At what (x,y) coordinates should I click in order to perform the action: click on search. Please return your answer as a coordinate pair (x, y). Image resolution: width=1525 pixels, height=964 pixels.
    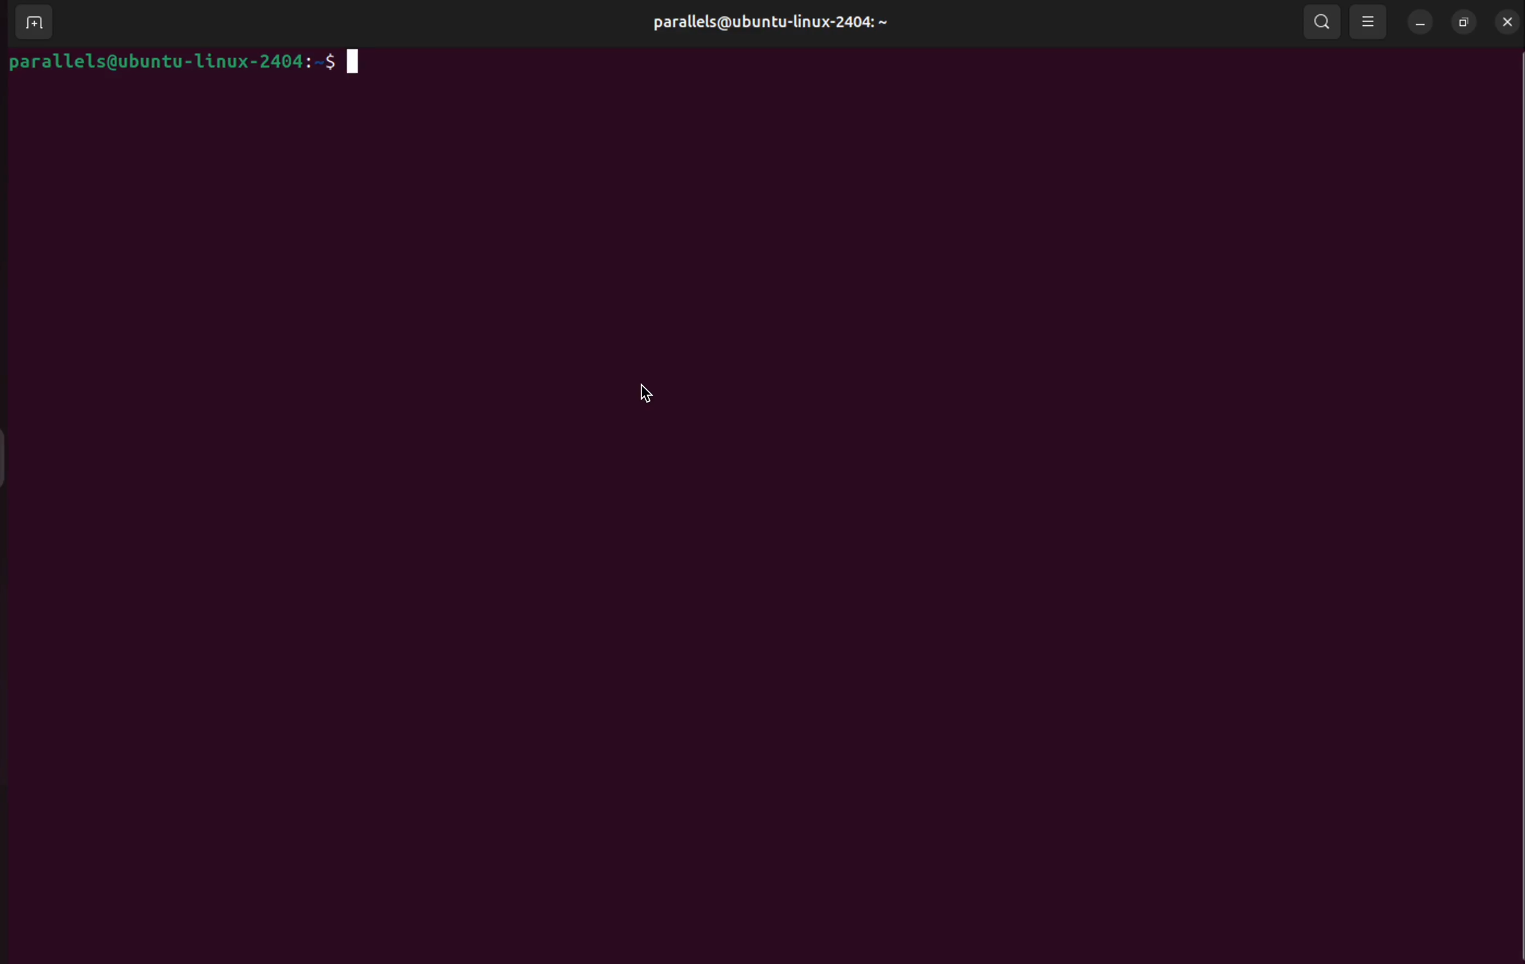
    Looking at the image, I should click on (1324, 23).